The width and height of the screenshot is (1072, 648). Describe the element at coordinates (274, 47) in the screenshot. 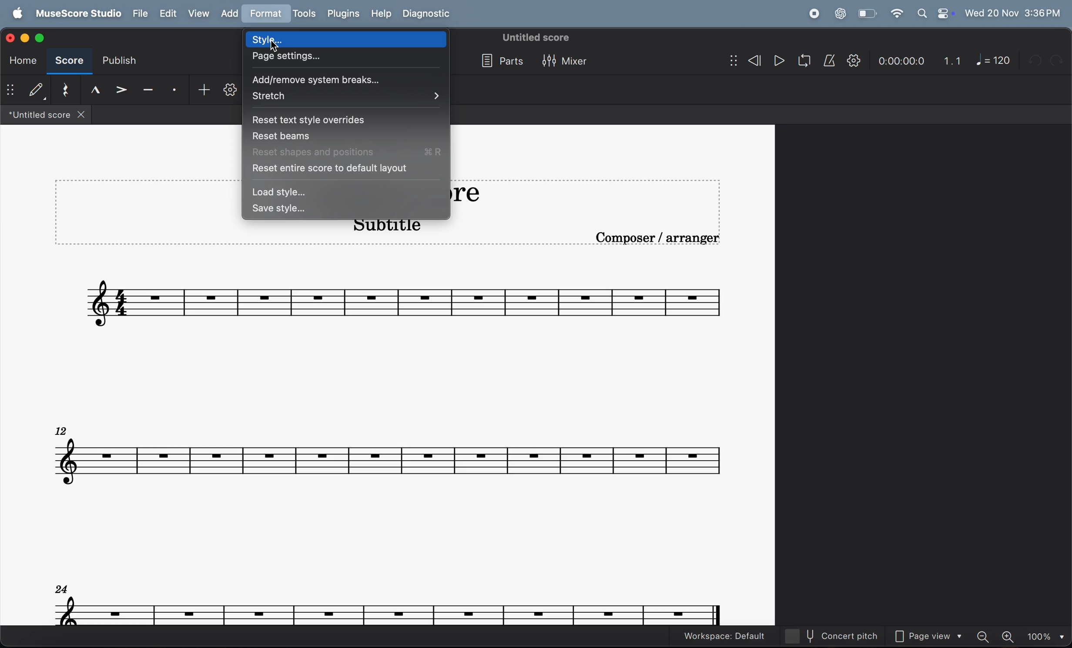

I see `cursor` at that location.